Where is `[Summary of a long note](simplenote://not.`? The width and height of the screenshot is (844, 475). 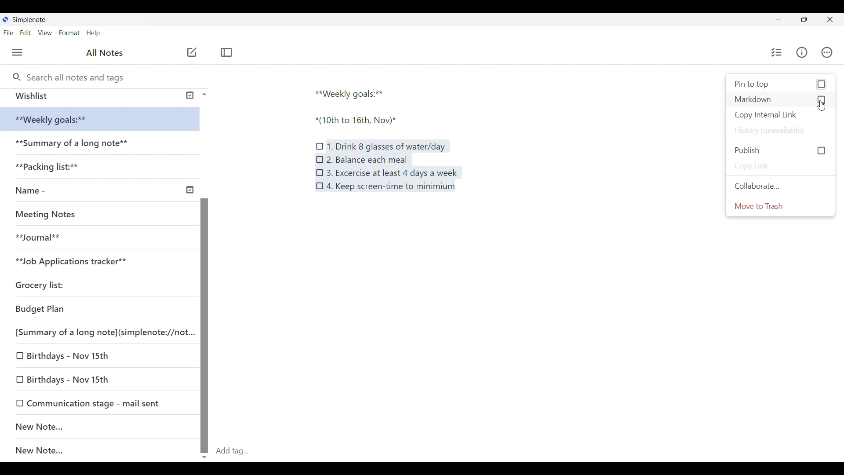
[Summary of a long note](simplenote://not. is located at coordinates (99, 332).